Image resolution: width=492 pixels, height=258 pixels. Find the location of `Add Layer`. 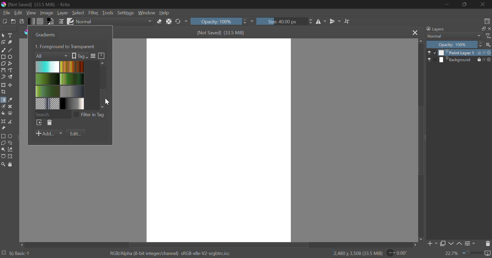

Add Layer is located at coordinates (432, 245).